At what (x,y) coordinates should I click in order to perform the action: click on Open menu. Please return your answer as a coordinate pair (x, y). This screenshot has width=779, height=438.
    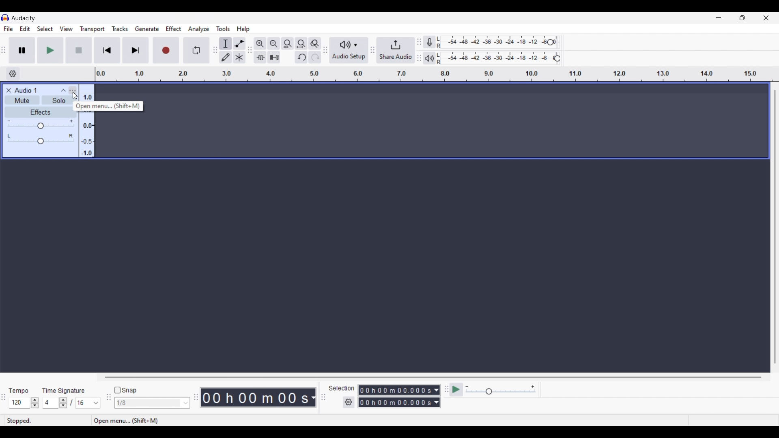
    Looking at the image, I should click on (72, 90).